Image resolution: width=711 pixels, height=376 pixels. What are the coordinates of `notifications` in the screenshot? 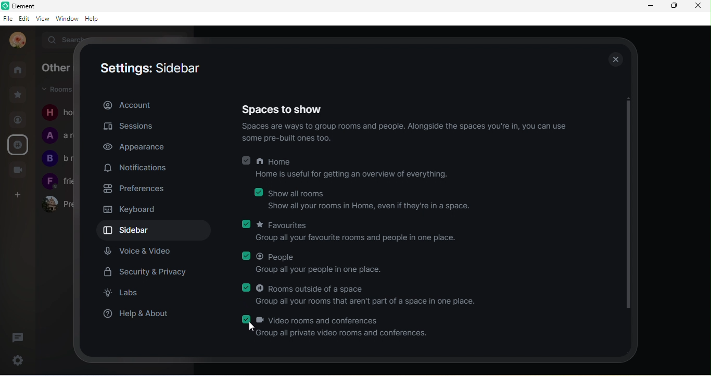 It's located at (135, 169).